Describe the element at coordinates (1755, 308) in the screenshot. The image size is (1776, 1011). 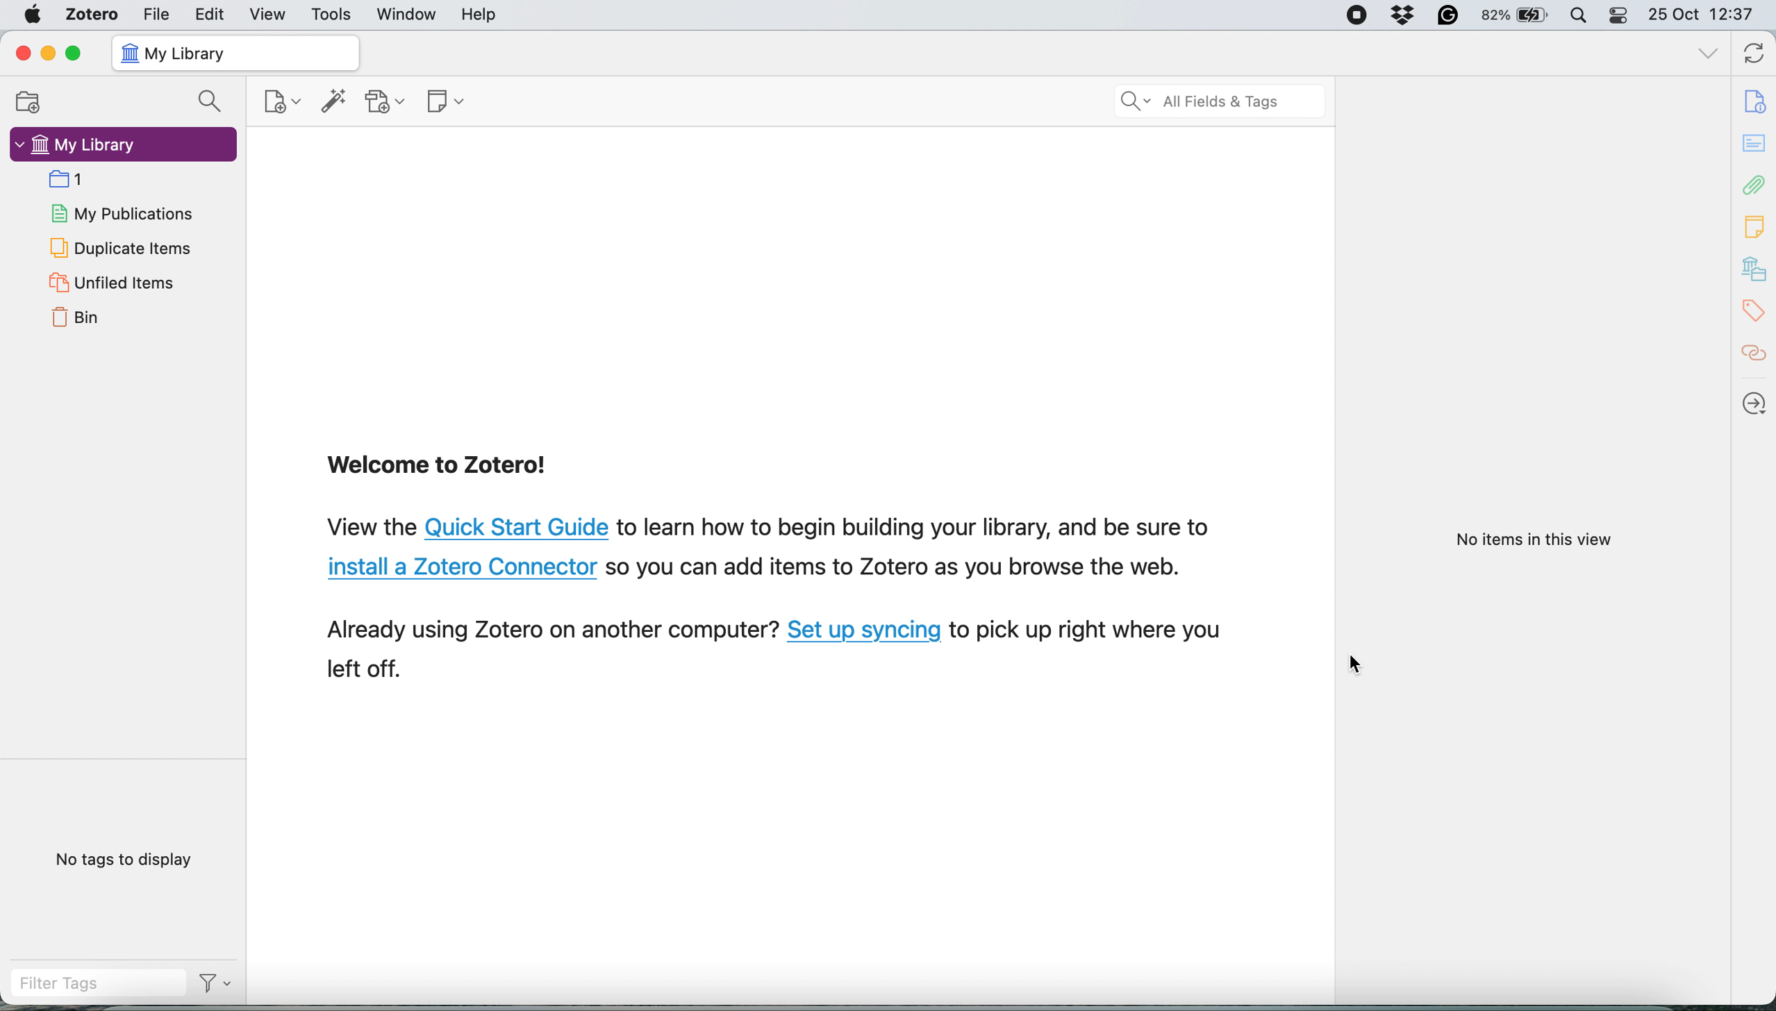
I see `tags` at that location.